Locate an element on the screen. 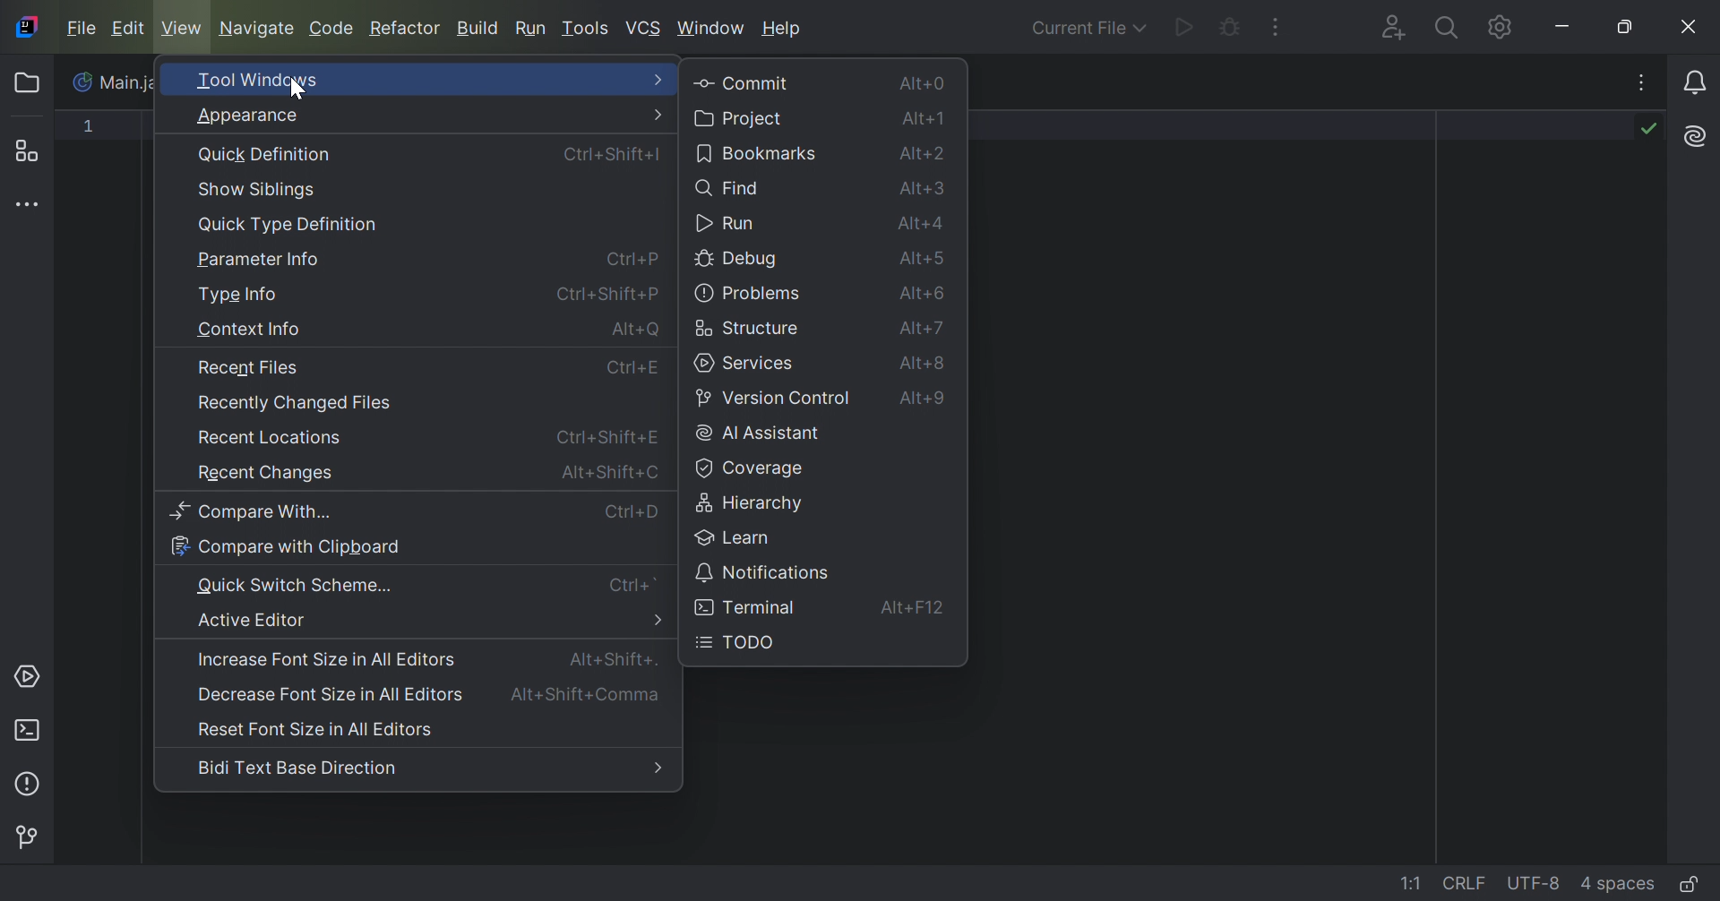 The height and width of the screenshot is (901, 1720). Recent Locations is located at coordinates (271, 437).